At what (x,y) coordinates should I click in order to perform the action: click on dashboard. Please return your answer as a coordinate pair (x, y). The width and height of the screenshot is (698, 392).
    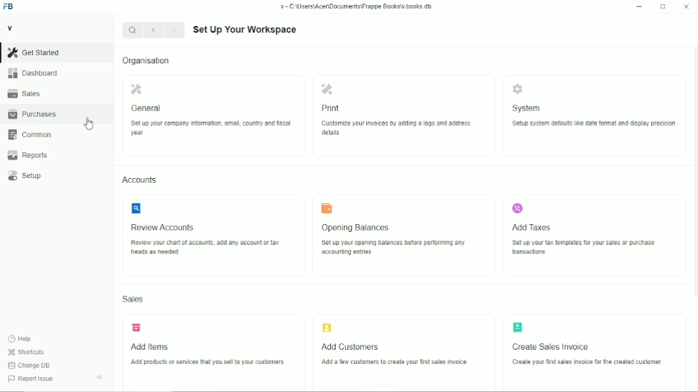
    Looking at the image, I should click on (35, 73).